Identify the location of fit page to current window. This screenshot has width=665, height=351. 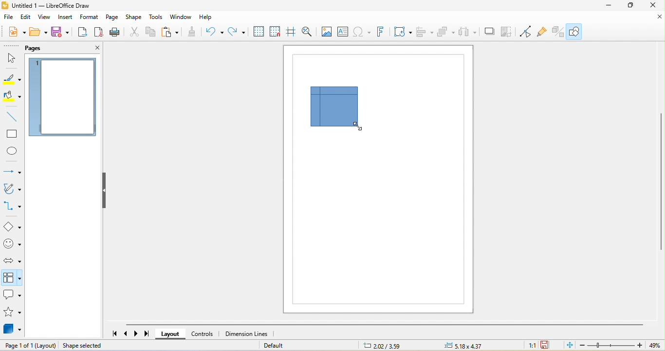
(567, 345).